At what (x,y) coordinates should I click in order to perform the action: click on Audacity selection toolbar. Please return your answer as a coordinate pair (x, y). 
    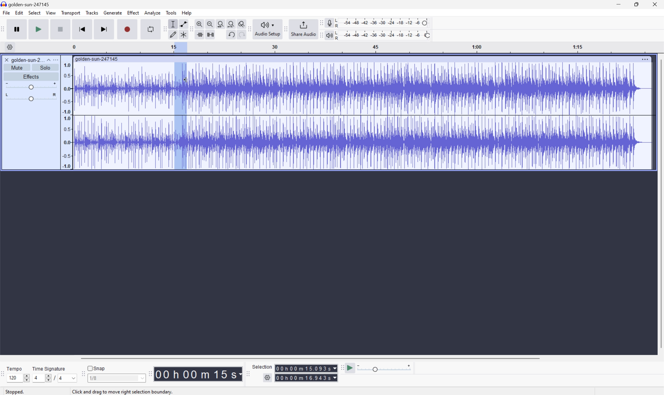
    Looking at the image, I should click on (248, 375).